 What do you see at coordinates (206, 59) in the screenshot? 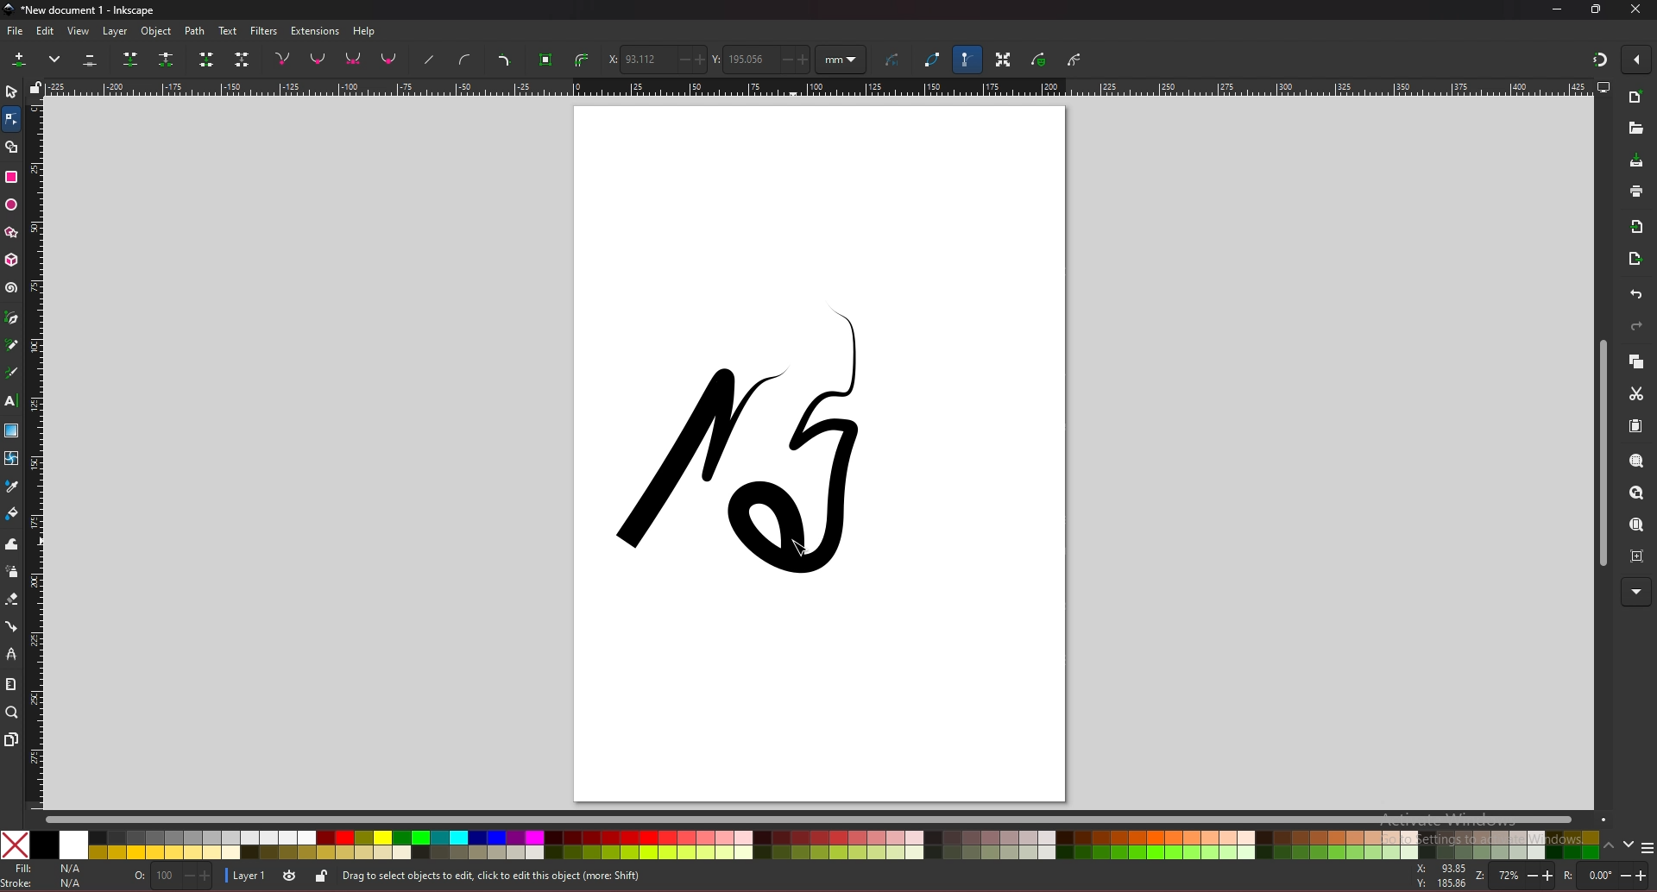
I see `join selected endnode` at bounding box center [206, 59].